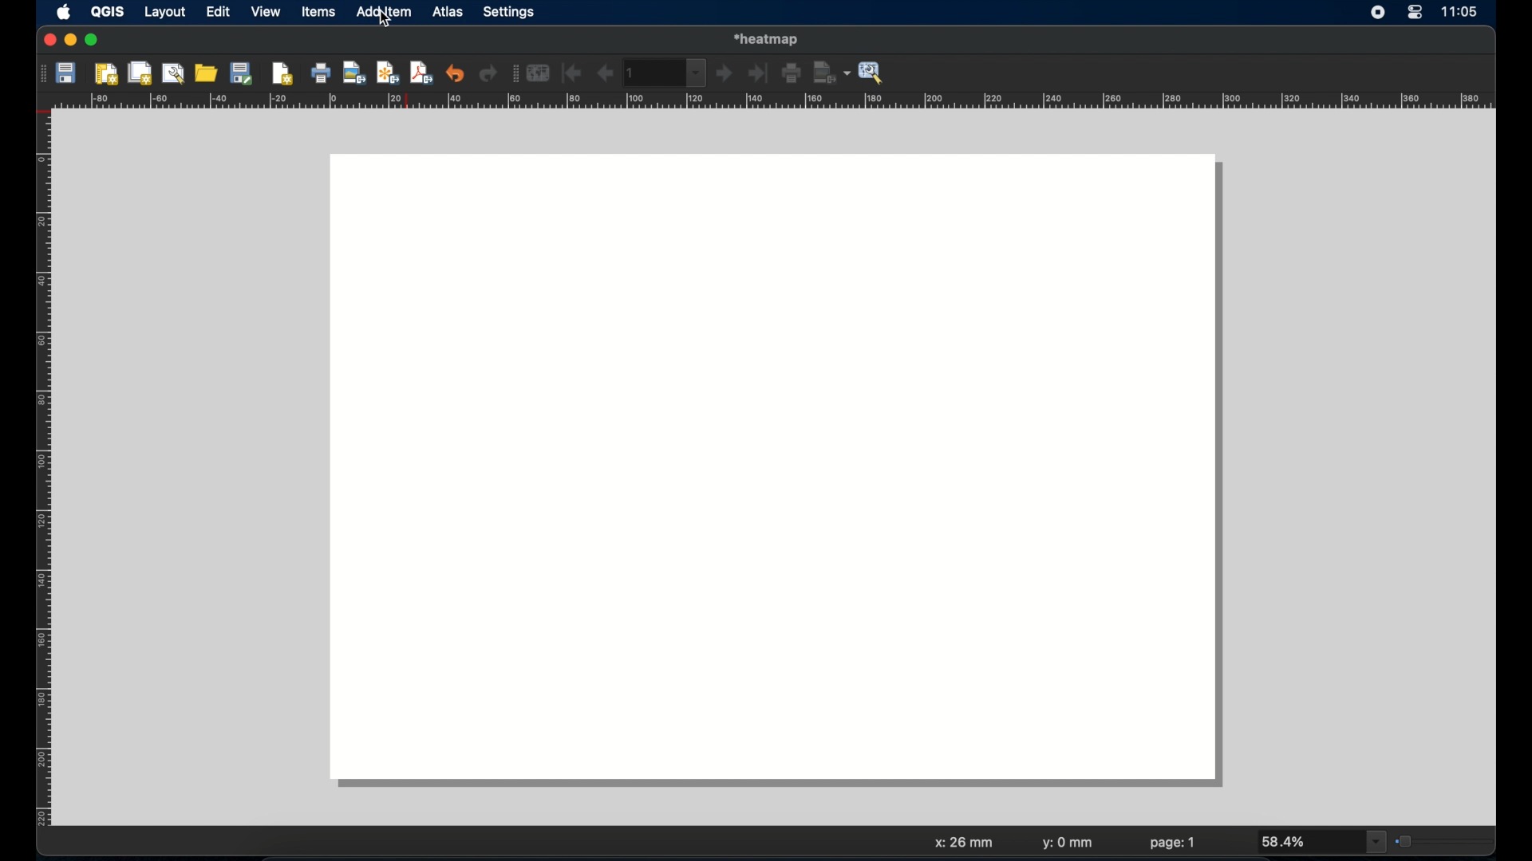 This screenshot has width=1532, height=861. What do you see at coordinates (872, 73) in the screenshot?
I see `atlas settings` at bounding box center [872, 73].